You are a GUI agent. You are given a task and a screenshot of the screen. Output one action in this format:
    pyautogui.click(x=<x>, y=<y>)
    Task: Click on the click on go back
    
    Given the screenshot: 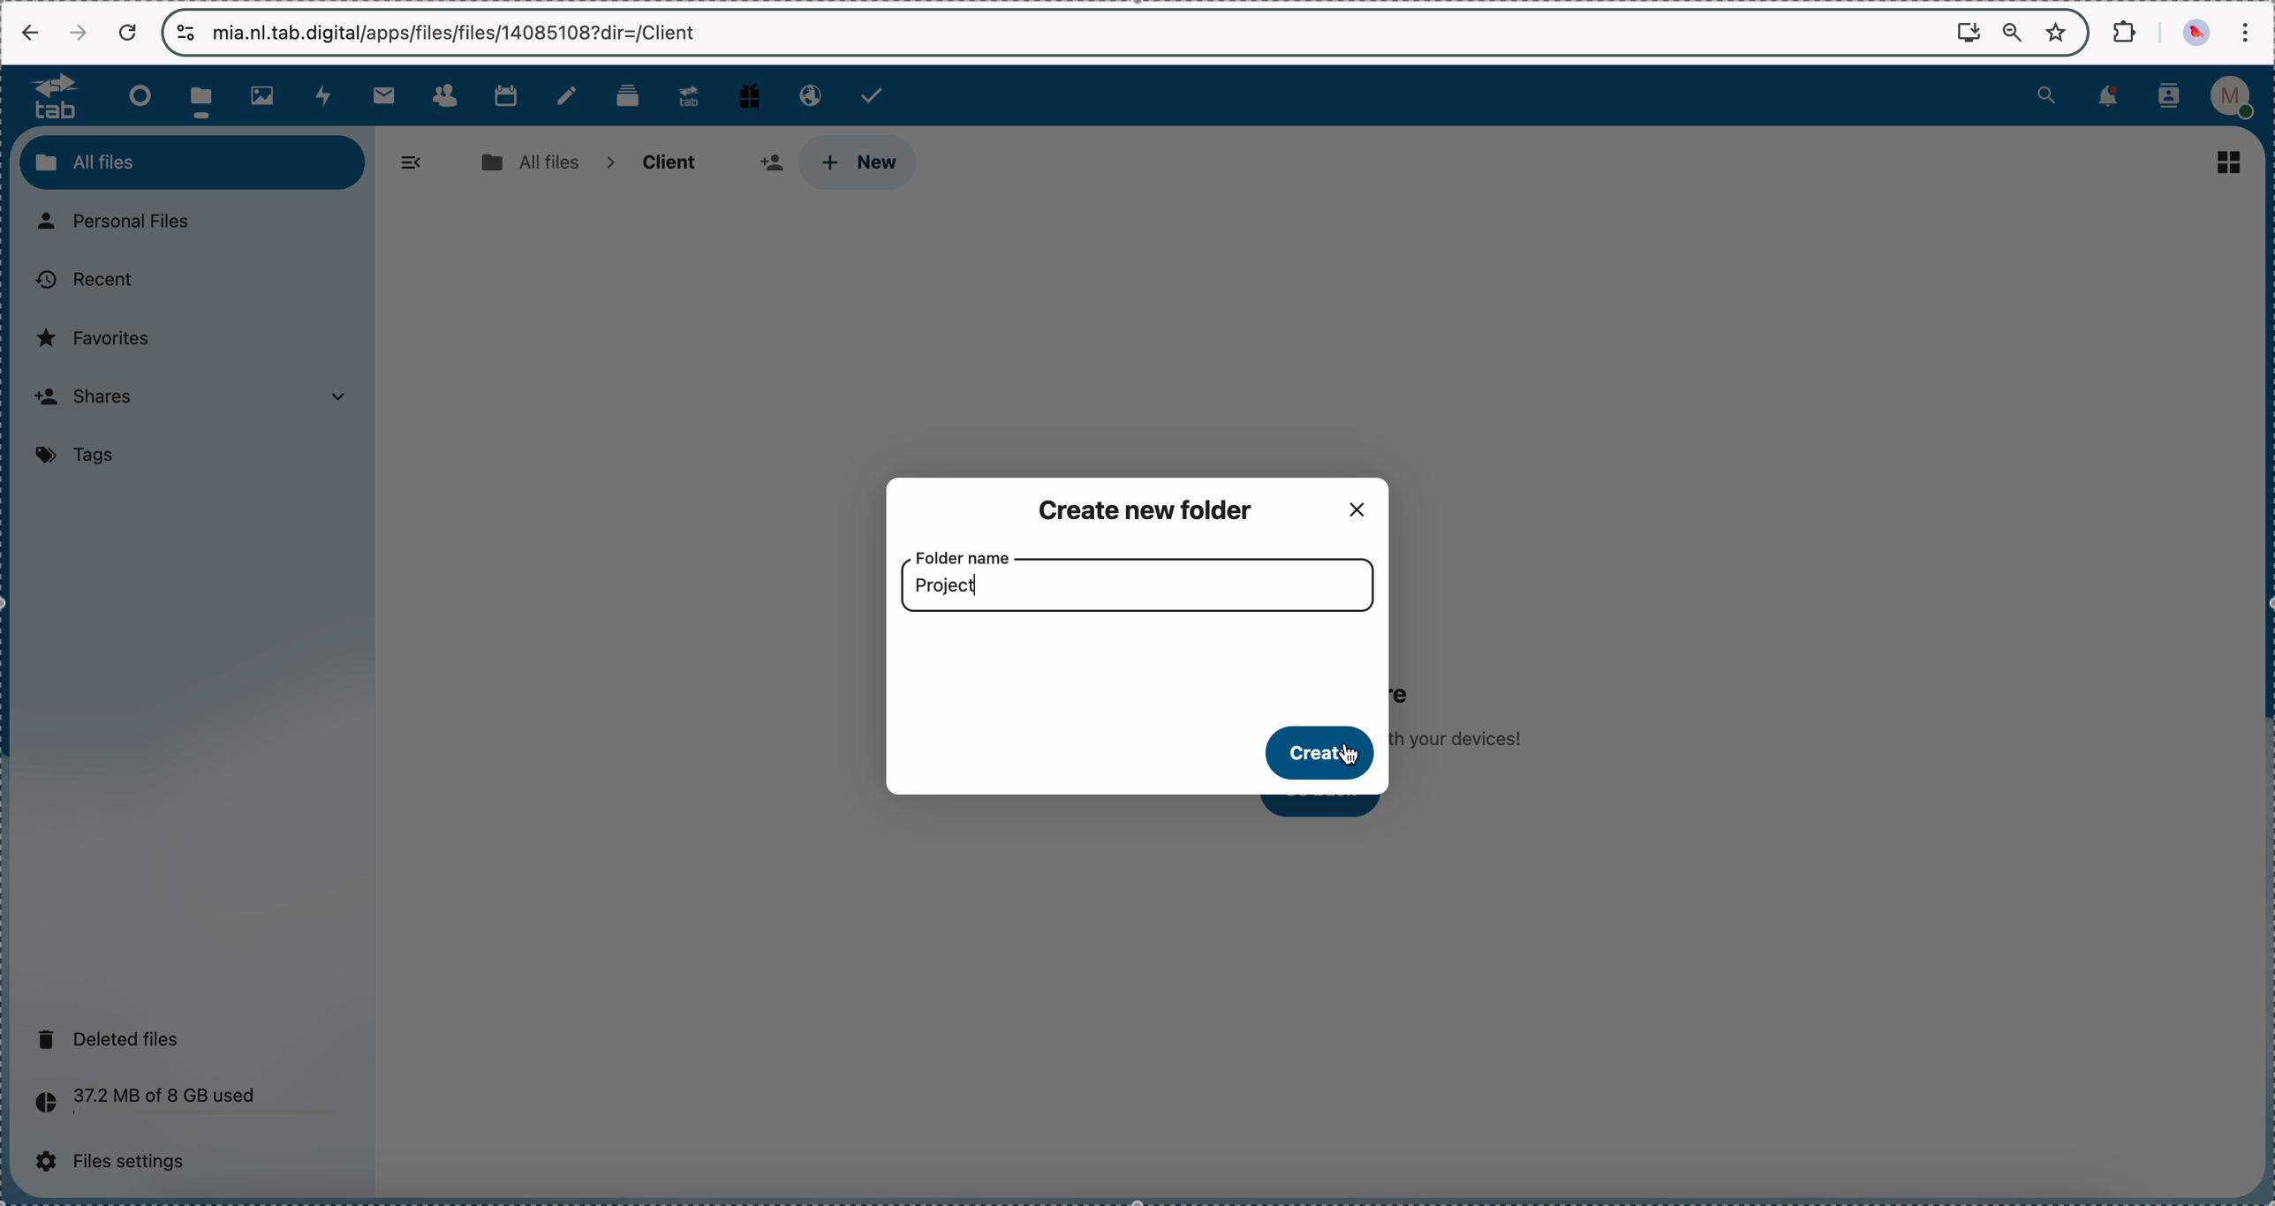 What is the action you would take?
    pyautogui.click(x=1332, y=808)
    